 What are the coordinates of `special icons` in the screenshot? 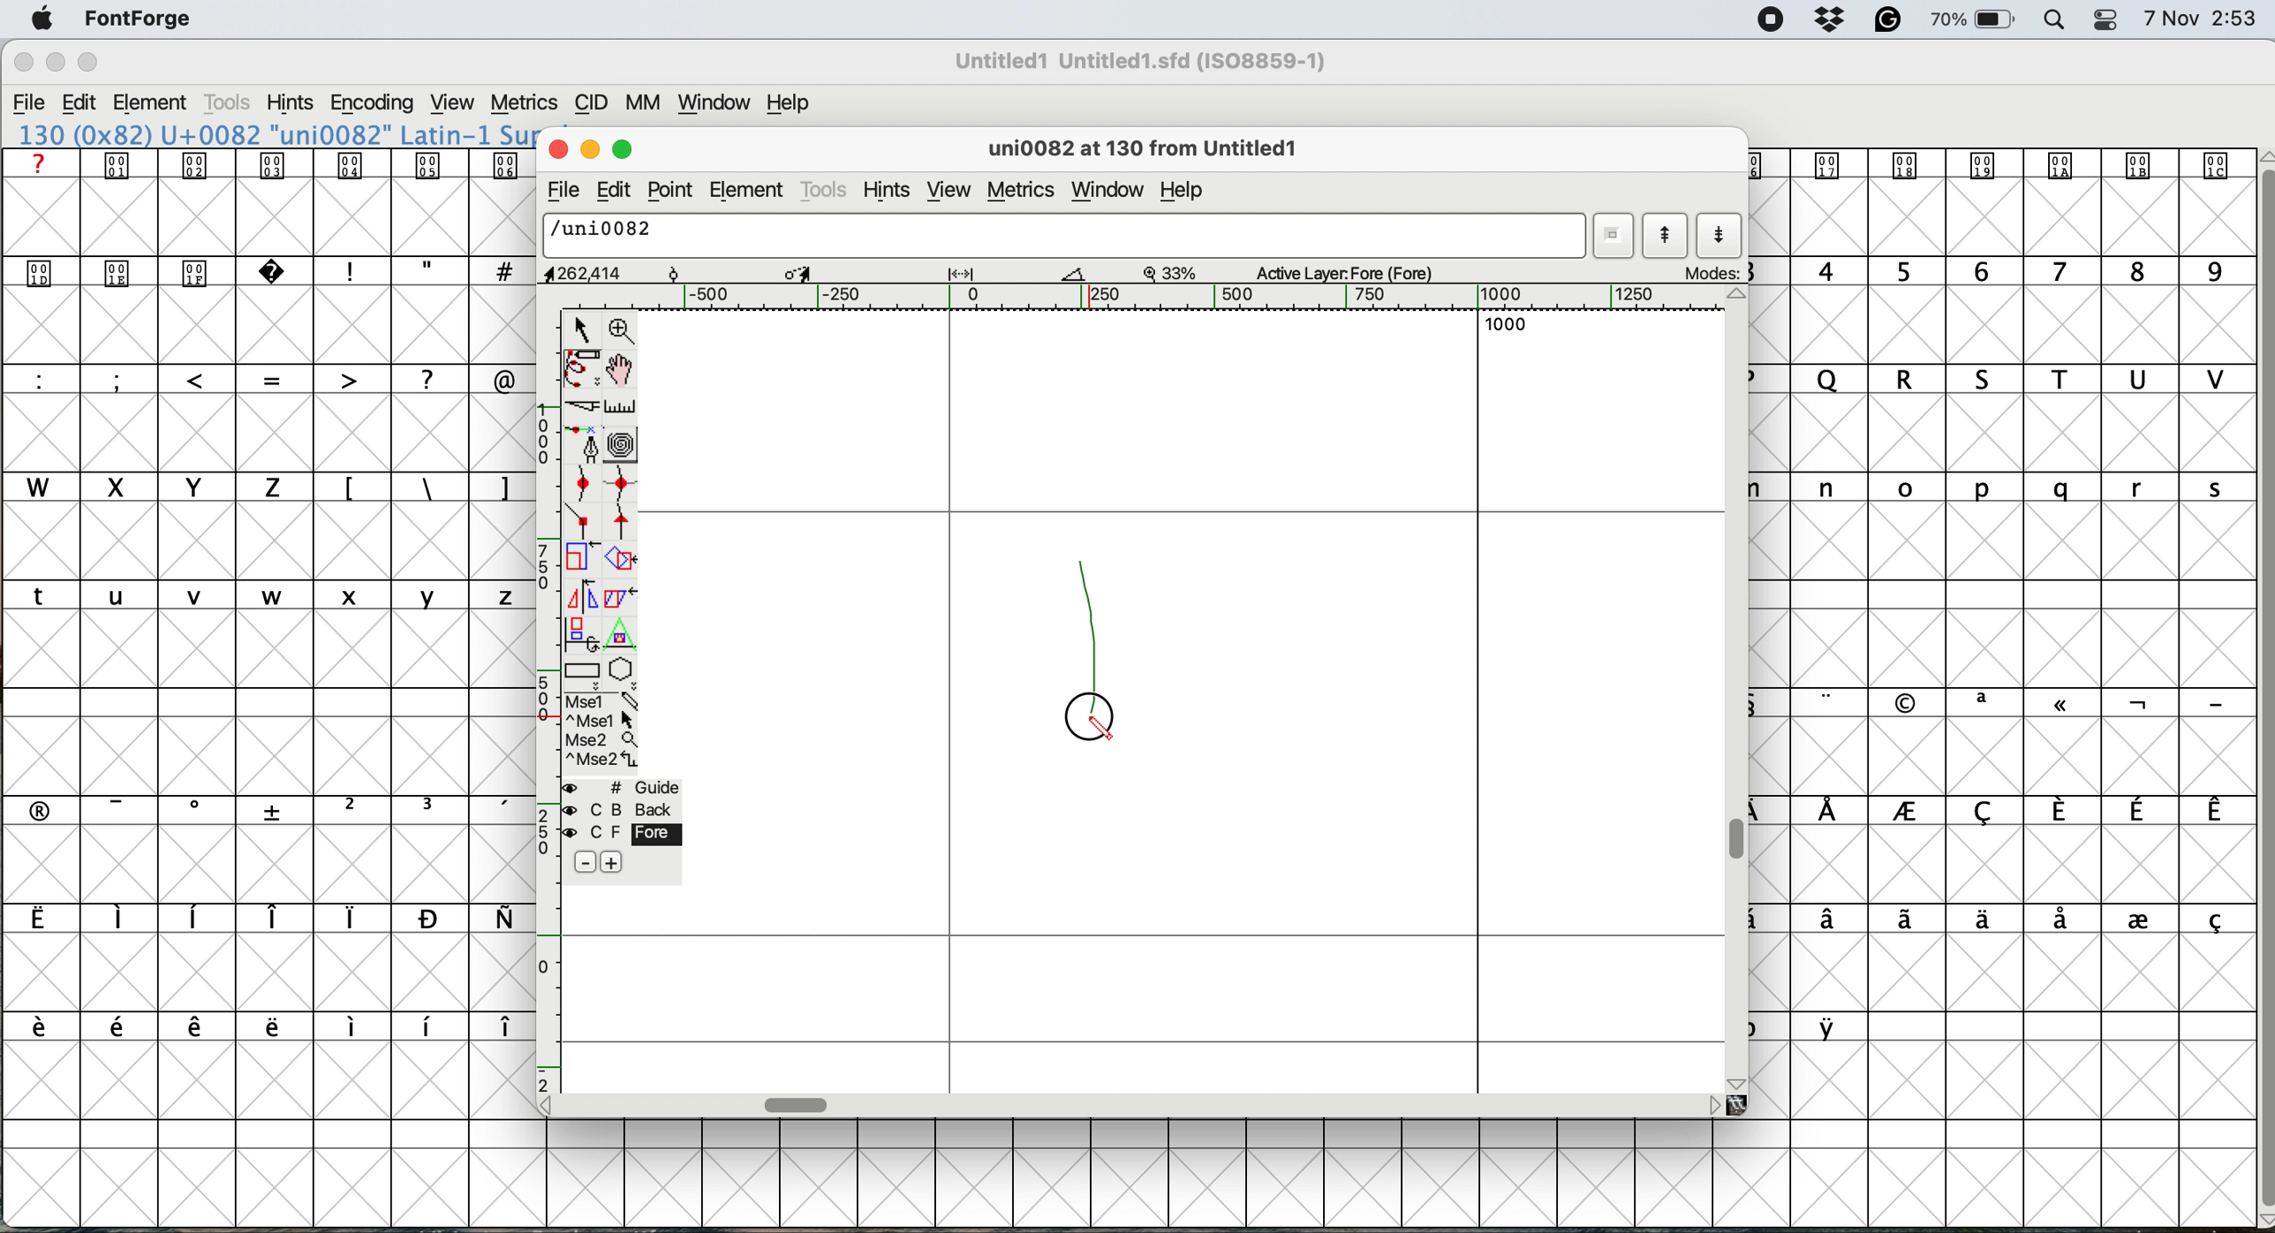 It's located at (162, 269).